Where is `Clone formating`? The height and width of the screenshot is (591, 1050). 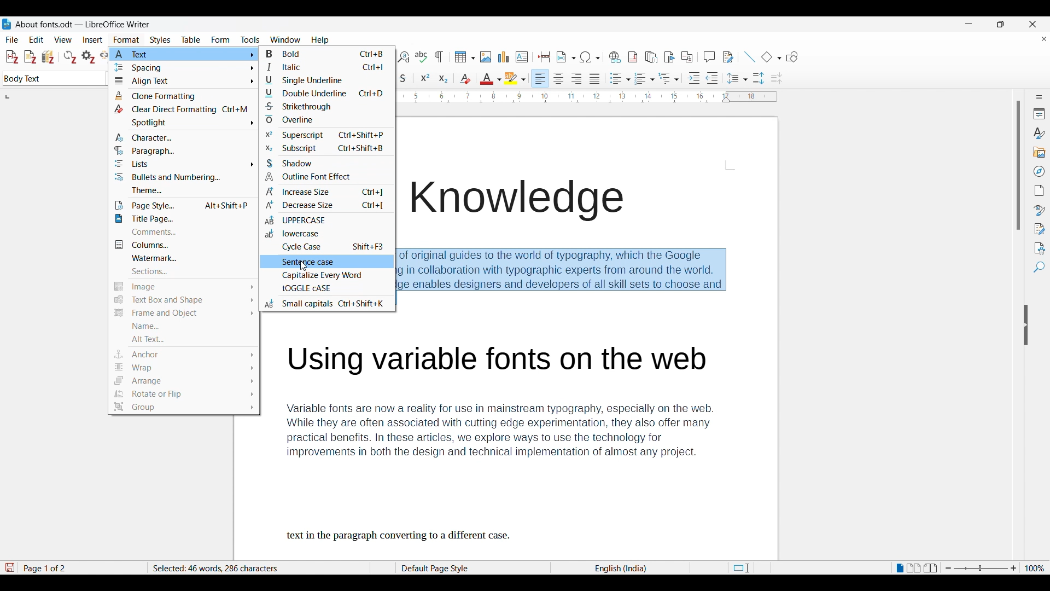
Clone formating is located at coordinates (180, 97).